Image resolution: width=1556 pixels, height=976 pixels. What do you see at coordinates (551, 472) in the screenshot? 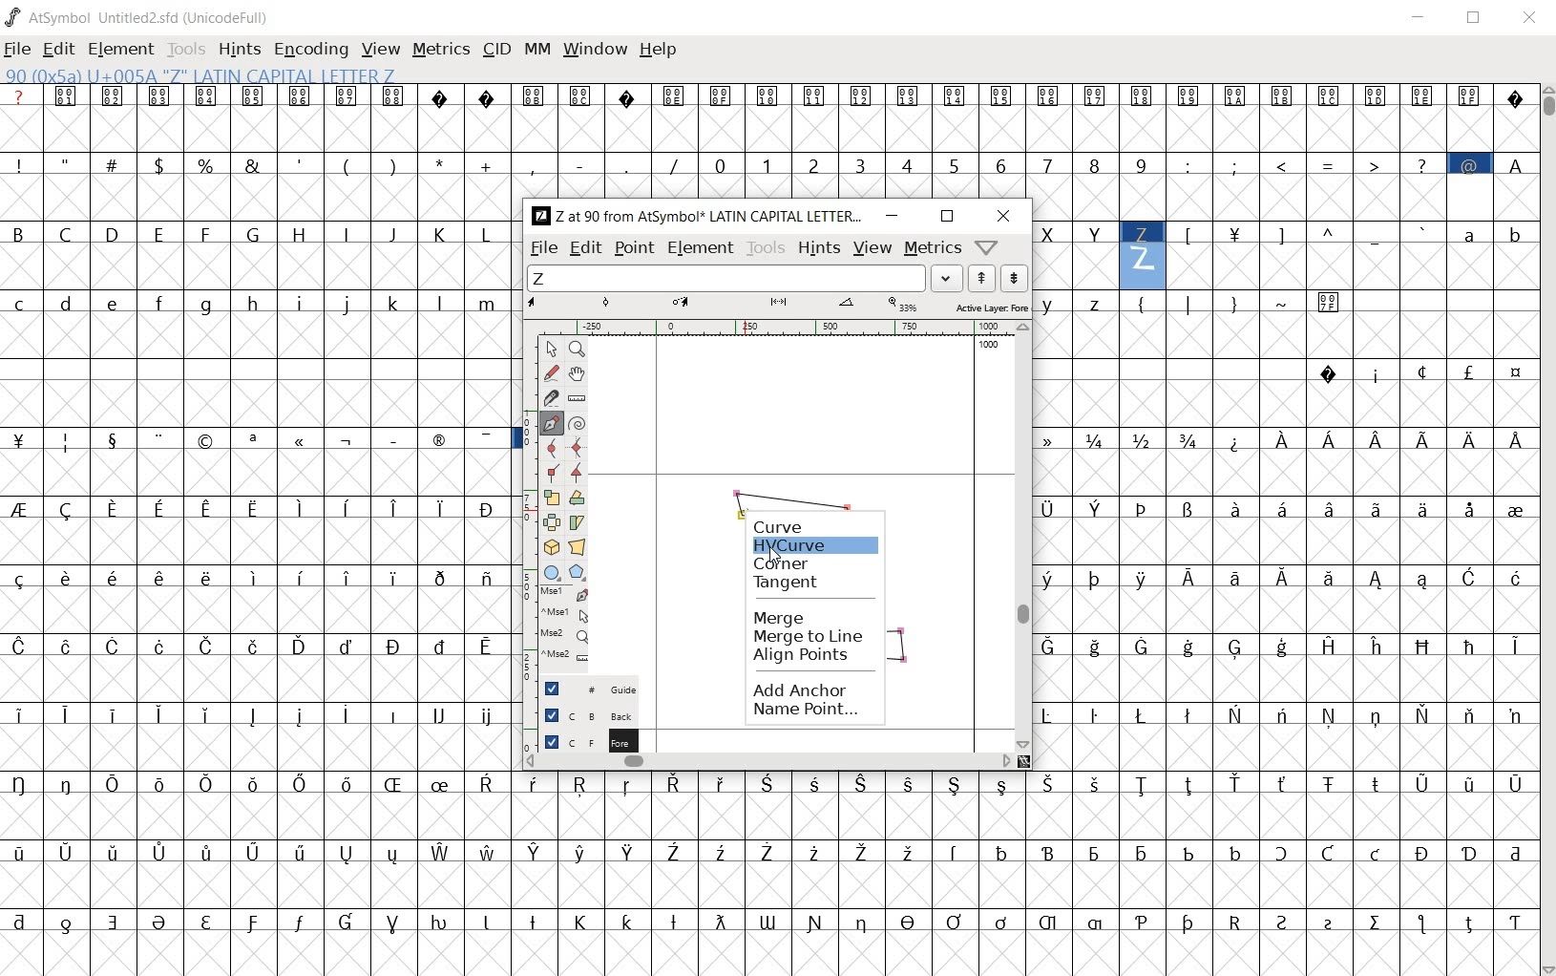
I see `Add a corner point` at bounding box center [551, 472].